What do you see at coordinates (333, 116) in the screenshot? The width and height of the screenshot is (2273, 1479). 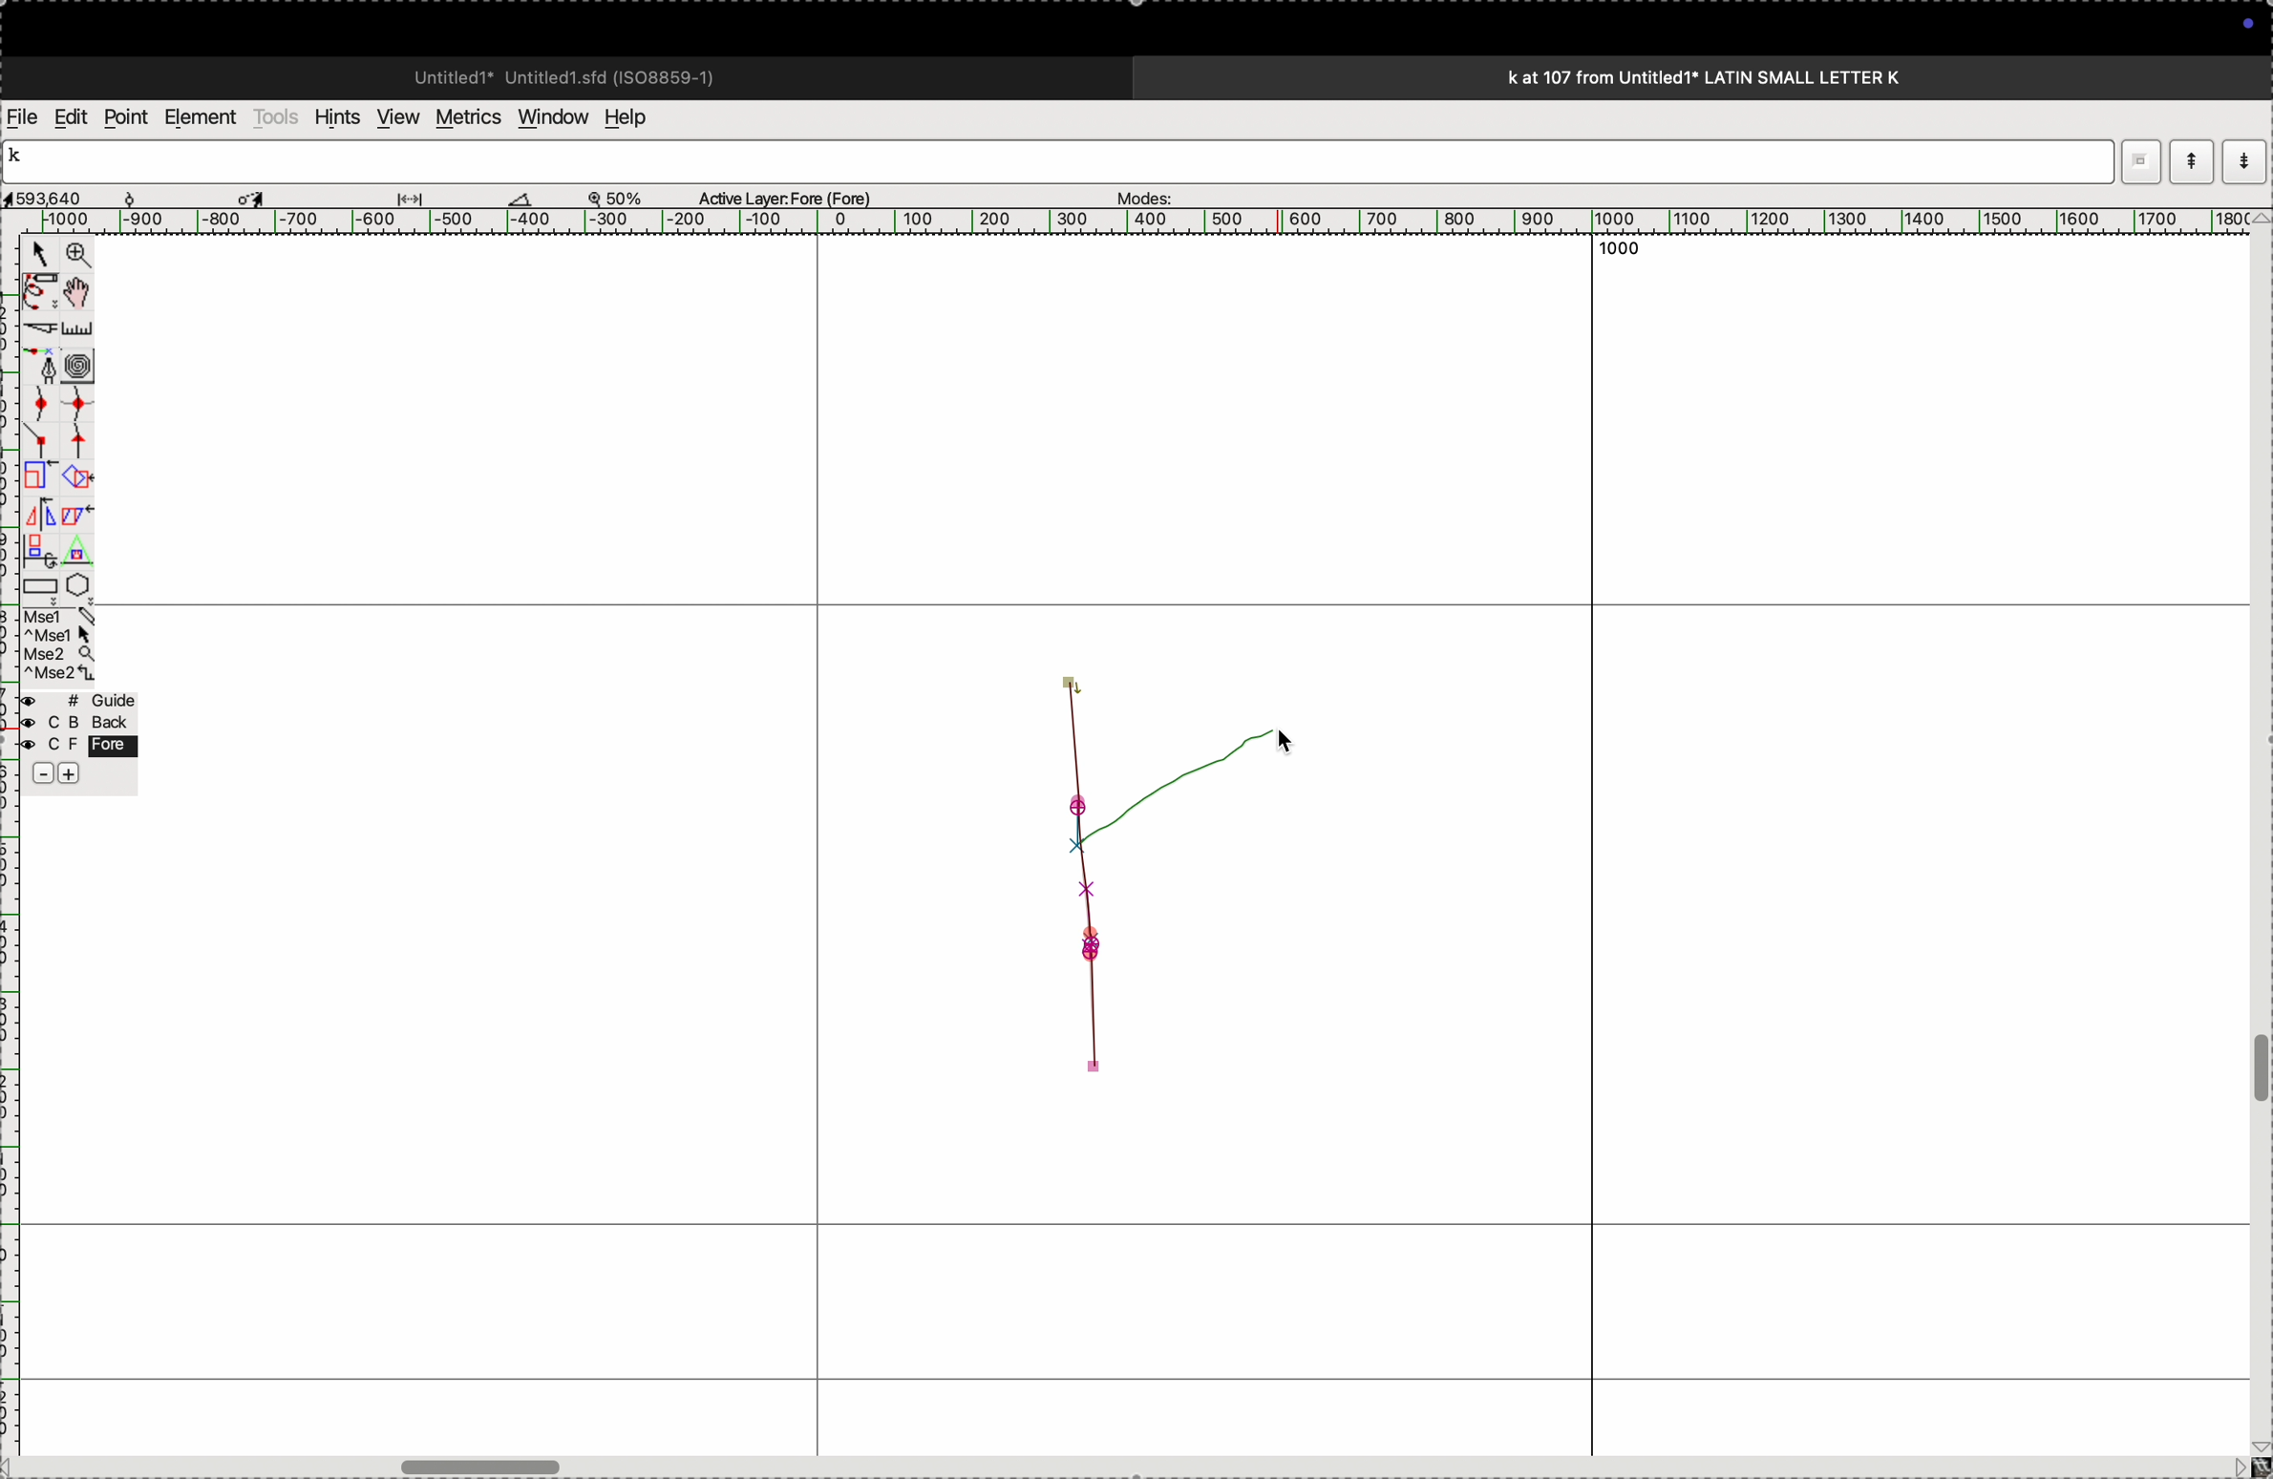 I see `hints` at bounding box center [333, 116].